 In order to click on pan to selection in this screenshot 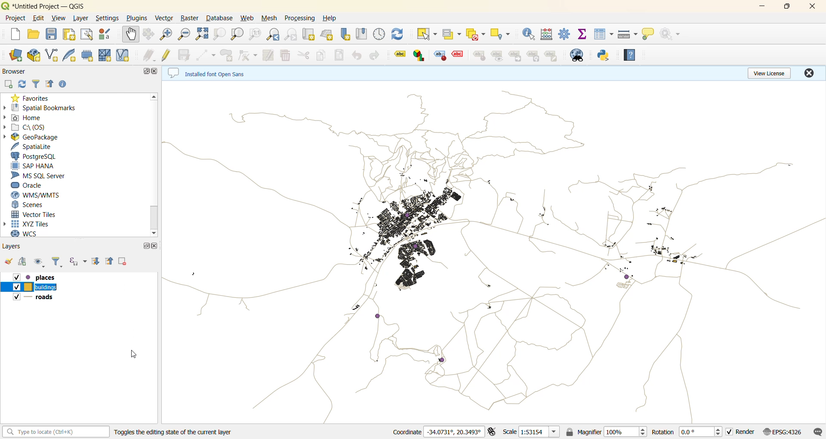, I will do `click(151, 35)`.